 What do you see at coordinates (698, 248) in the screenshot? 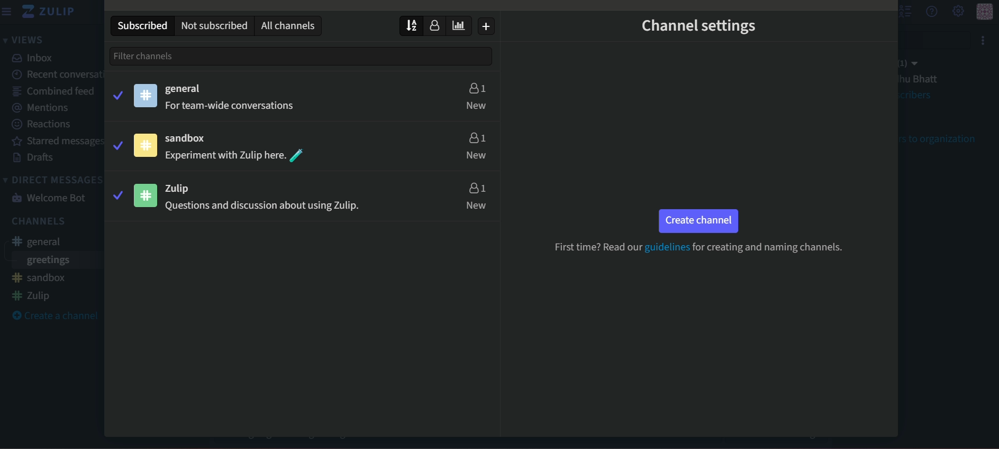
I see `text` at bounding box center [698, 248].